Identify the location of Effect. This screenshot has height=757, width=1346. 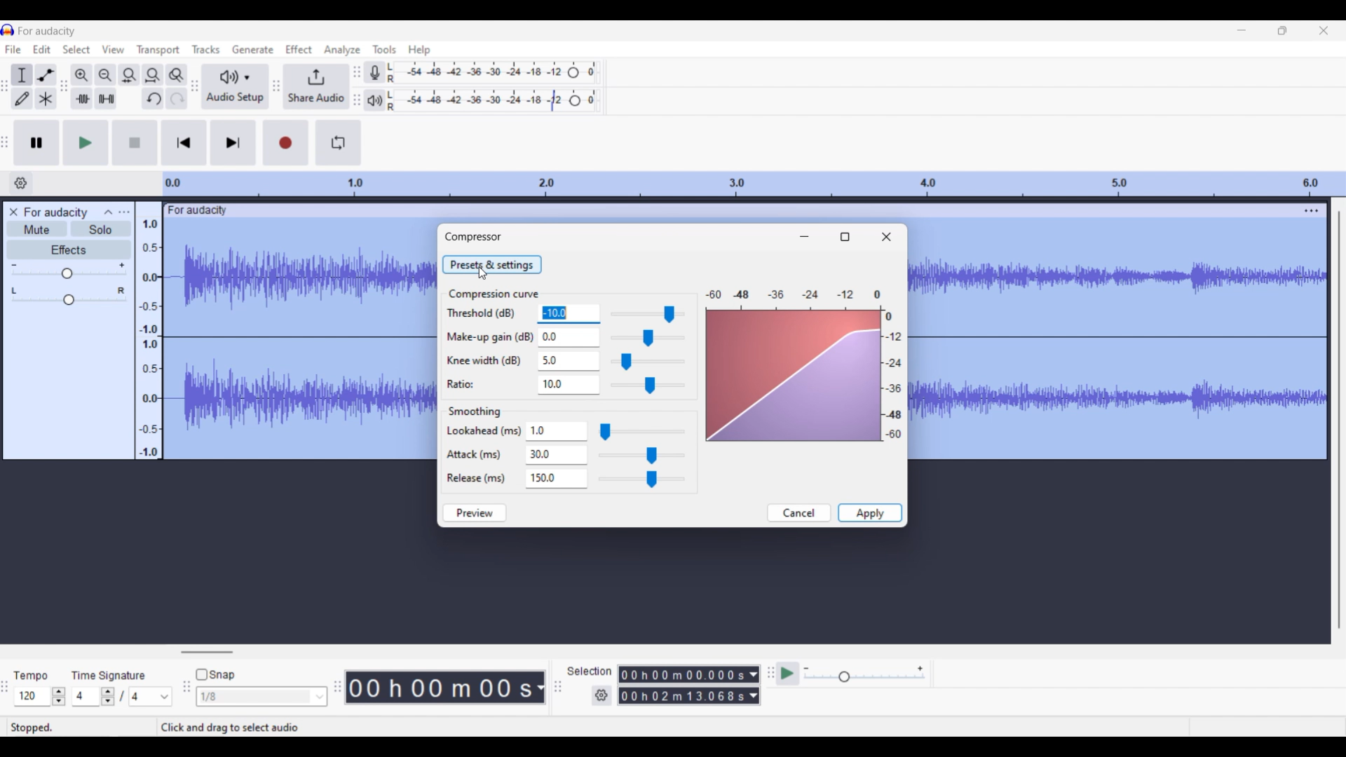
(299, 49).